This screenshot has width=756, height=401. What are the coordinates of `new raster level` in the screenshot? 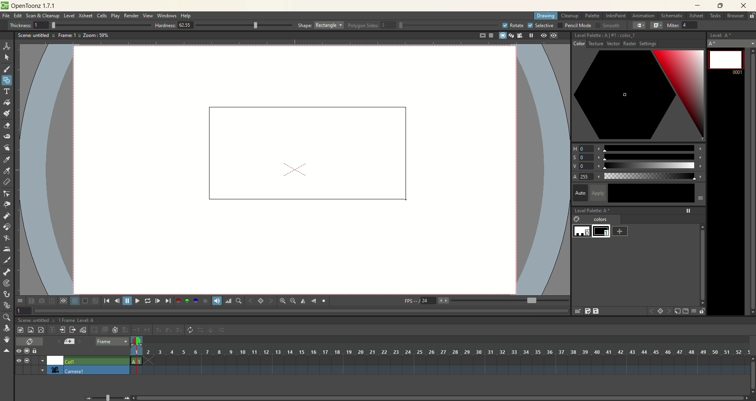 It's located at (30, 329).